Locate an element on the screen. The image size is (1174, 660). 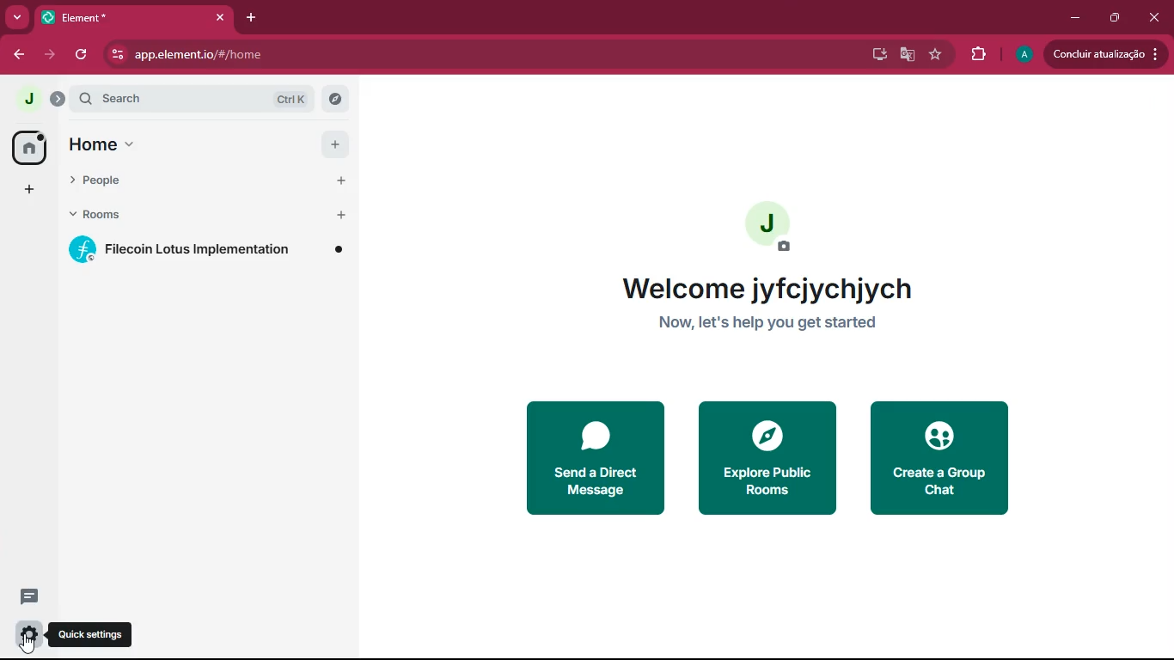
minimize is located at coordinates (1076, 16).